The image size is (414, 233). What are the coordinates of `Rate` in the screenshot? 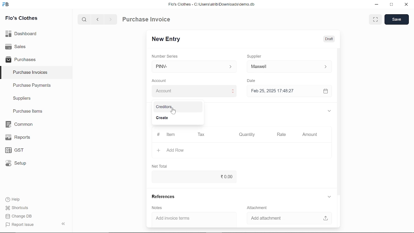 It's located at (284, 134).